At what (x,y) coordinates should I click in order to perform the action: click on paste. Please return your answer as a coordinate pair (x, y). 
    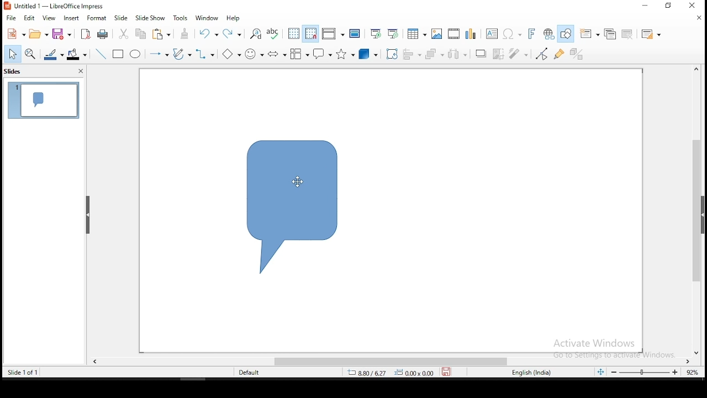
    Looking at the image, I should click on (162, 34).